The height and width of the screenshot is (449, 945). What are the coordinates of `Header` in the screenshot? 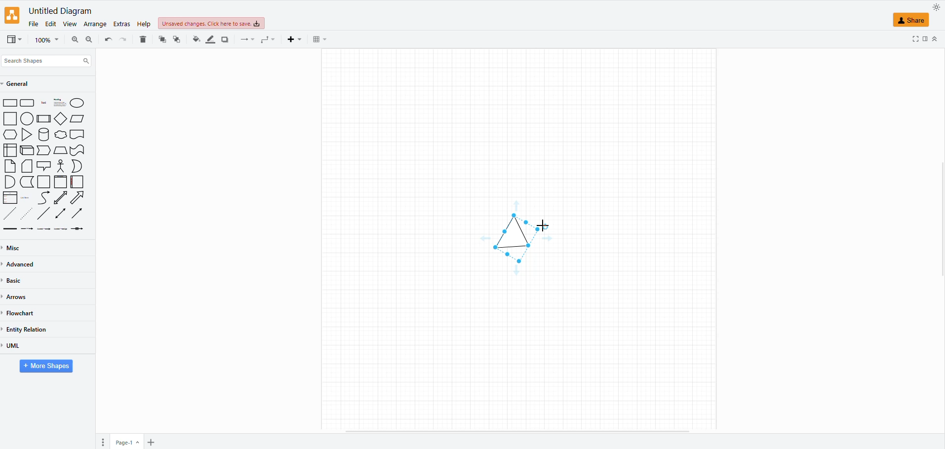 It's located at (77, 135).